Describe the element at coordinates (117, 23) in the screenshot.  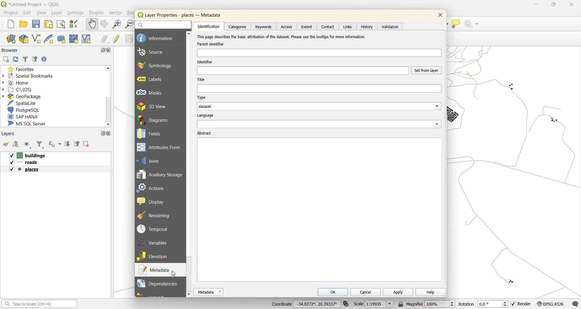
I see `zoom in` at that location.